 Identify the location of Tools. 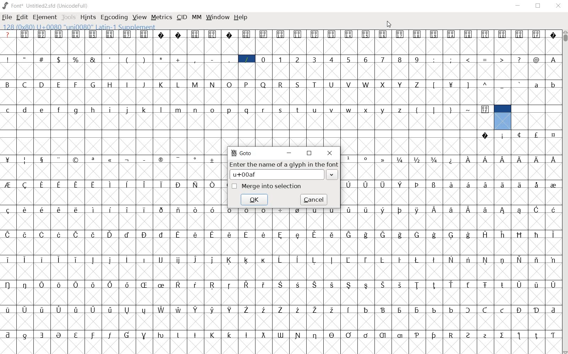
(69, 17).